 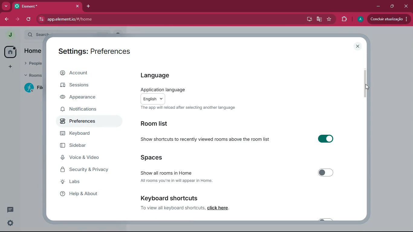 What do you see at coordinates (393, 6) in the screenshot?
I see `maximize` at bounding box center [393, 6].